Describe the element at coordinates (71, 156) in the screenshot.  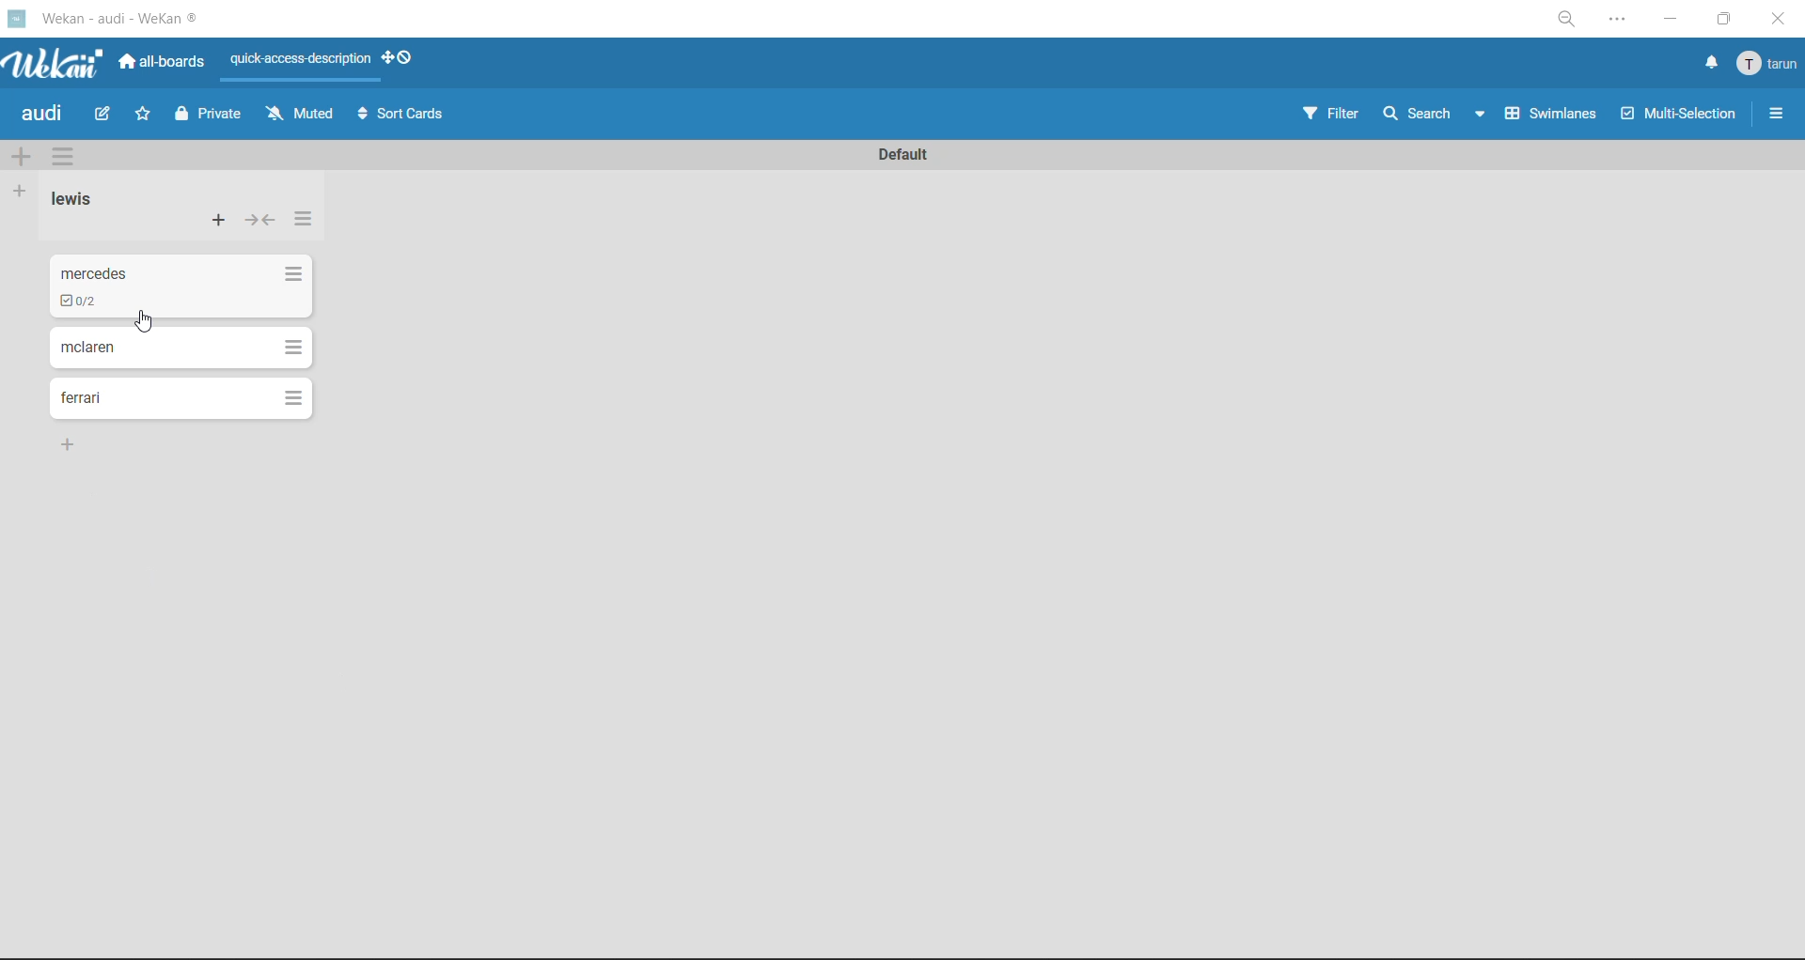
I see `swimlane actions` at that location.